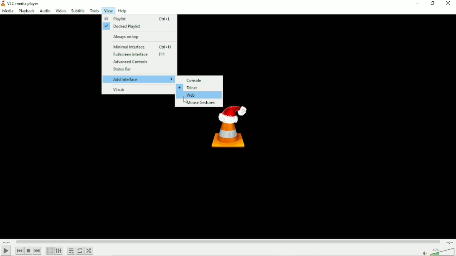  Describe the element at coordinates (195, 80) in the screenshot. I see `Console` at that location.